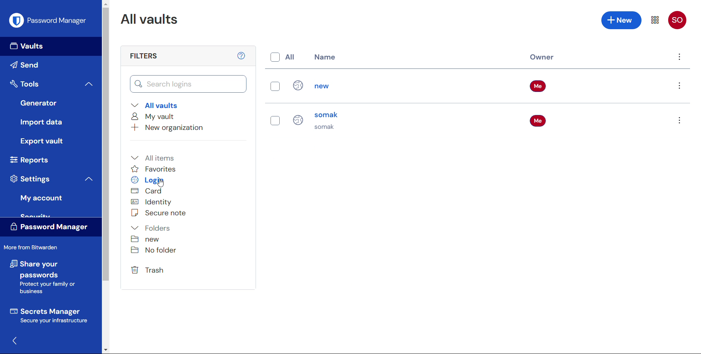 This screenshot has width=701, height=354. Describe the element at coordinates (161, 183) in the screenshot. I see `Cursor ` at that location.